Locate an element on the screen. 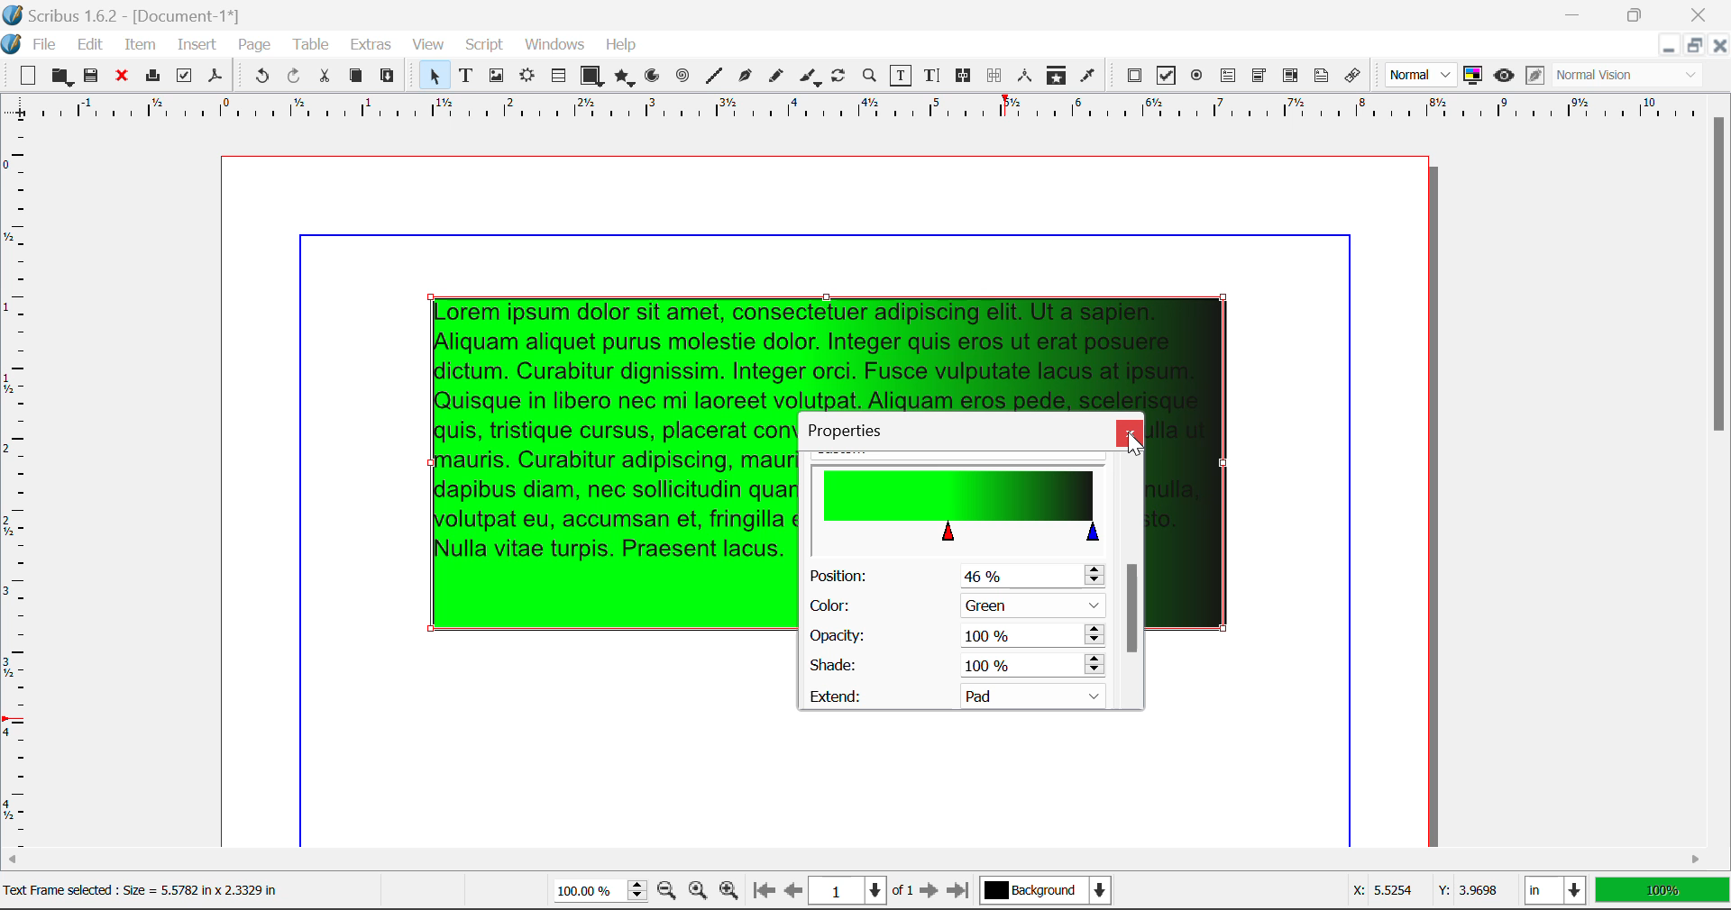 The height and width of the screenshot is (910, 1731). Line is located at coordinates (714, 77).